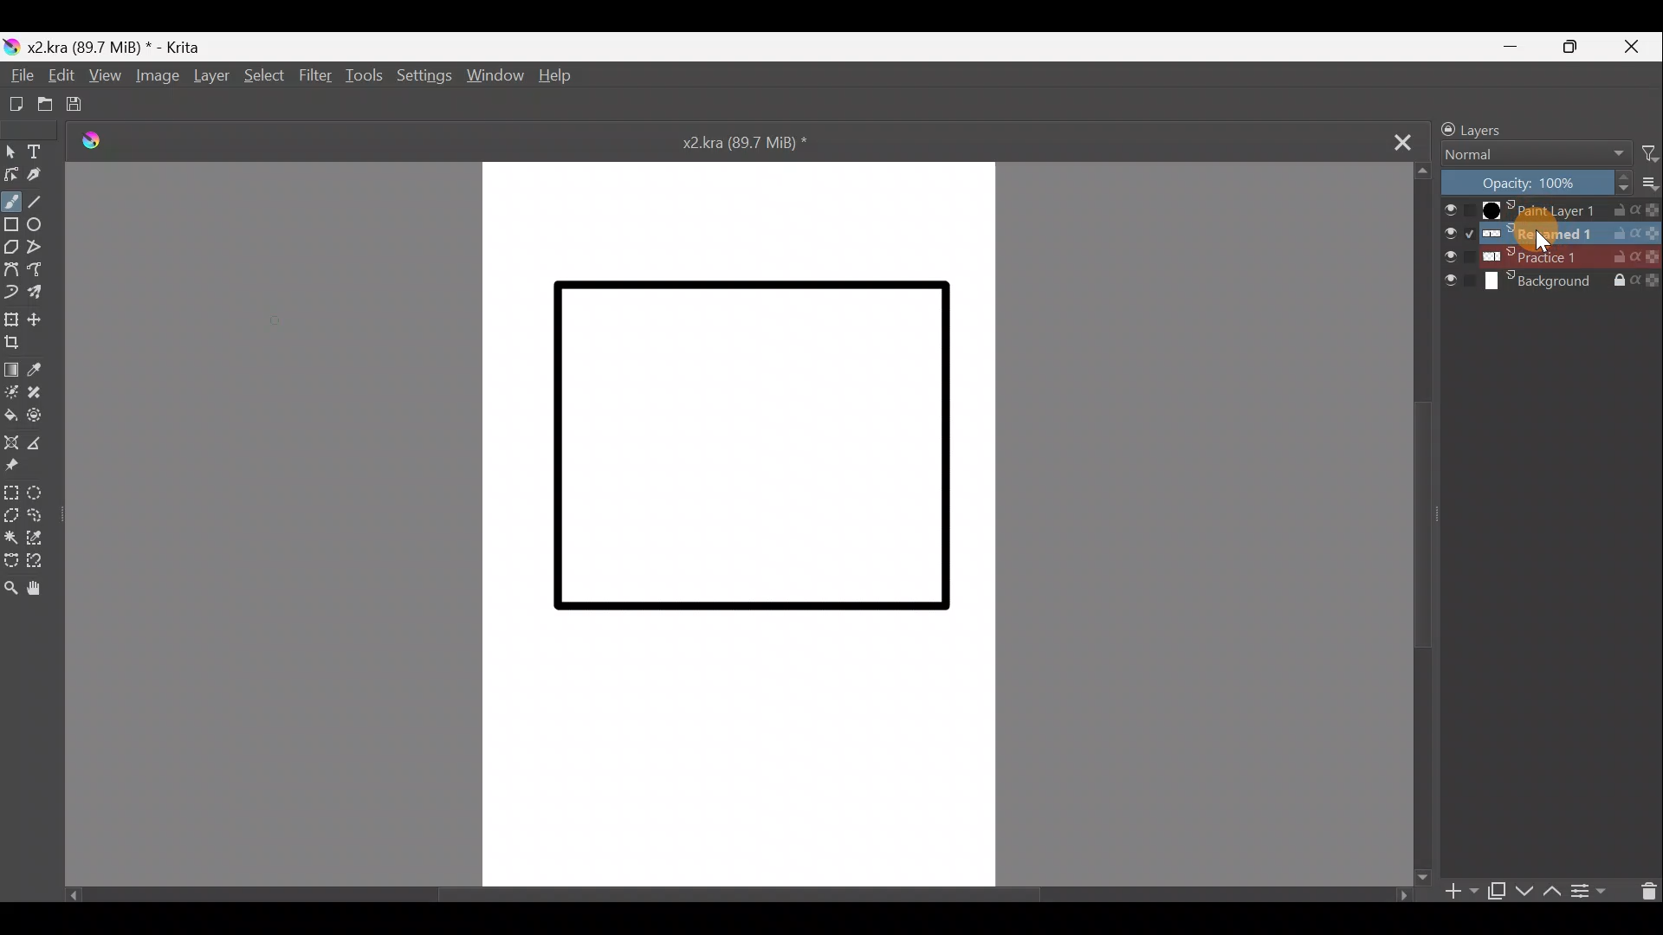 The image size is (1663, 935). Describe the element at coordinates (40, 590) in the screenshot. I see `Pan tool` at that location.